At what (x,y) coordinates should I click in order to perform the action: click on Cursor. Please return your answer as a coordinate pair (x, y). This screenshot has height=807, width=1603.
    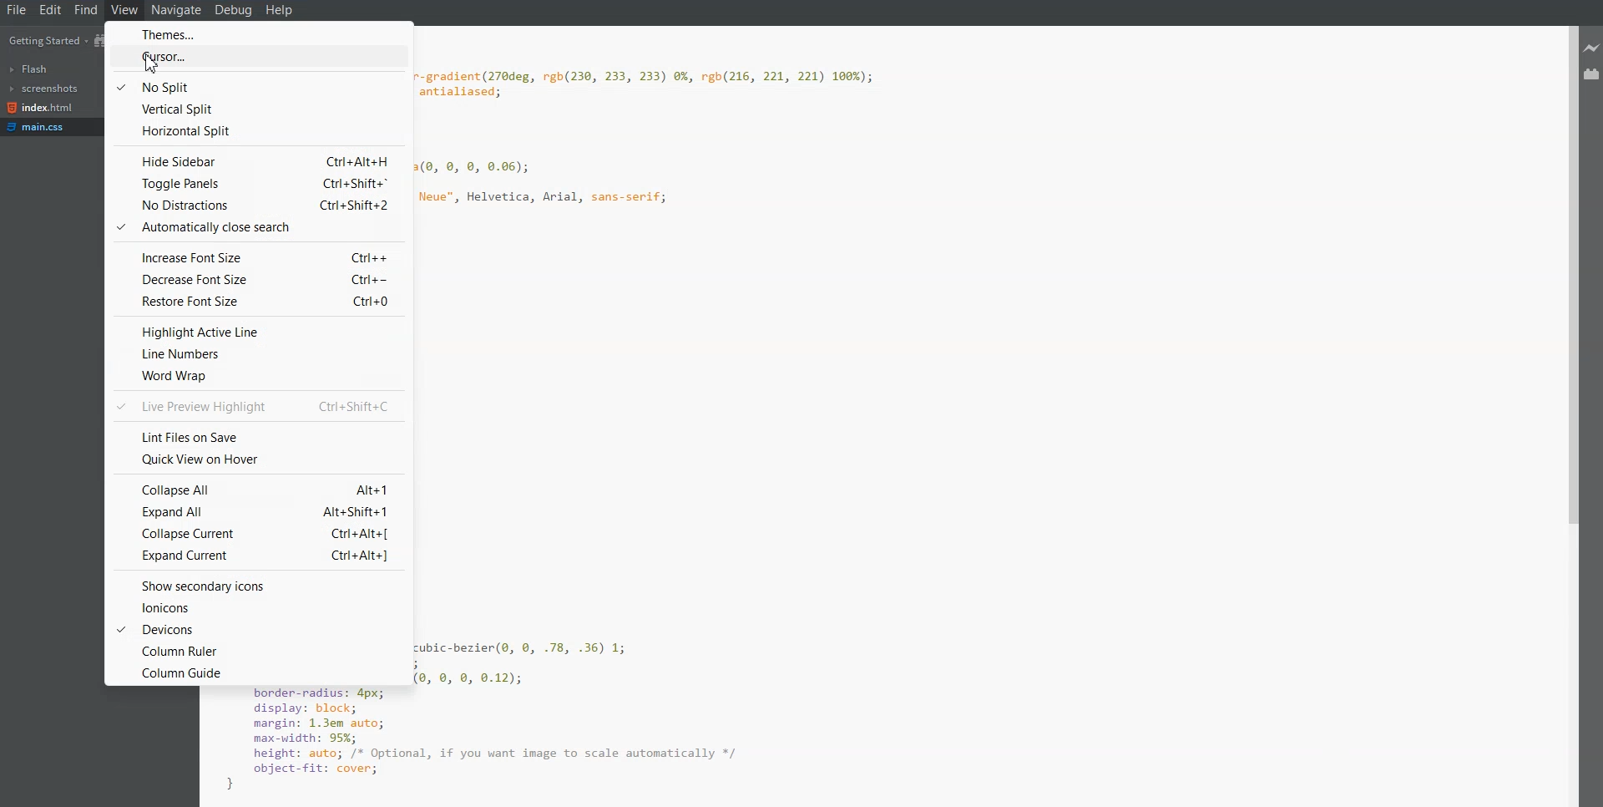
    Looking at the image, I should click on (256, 58).